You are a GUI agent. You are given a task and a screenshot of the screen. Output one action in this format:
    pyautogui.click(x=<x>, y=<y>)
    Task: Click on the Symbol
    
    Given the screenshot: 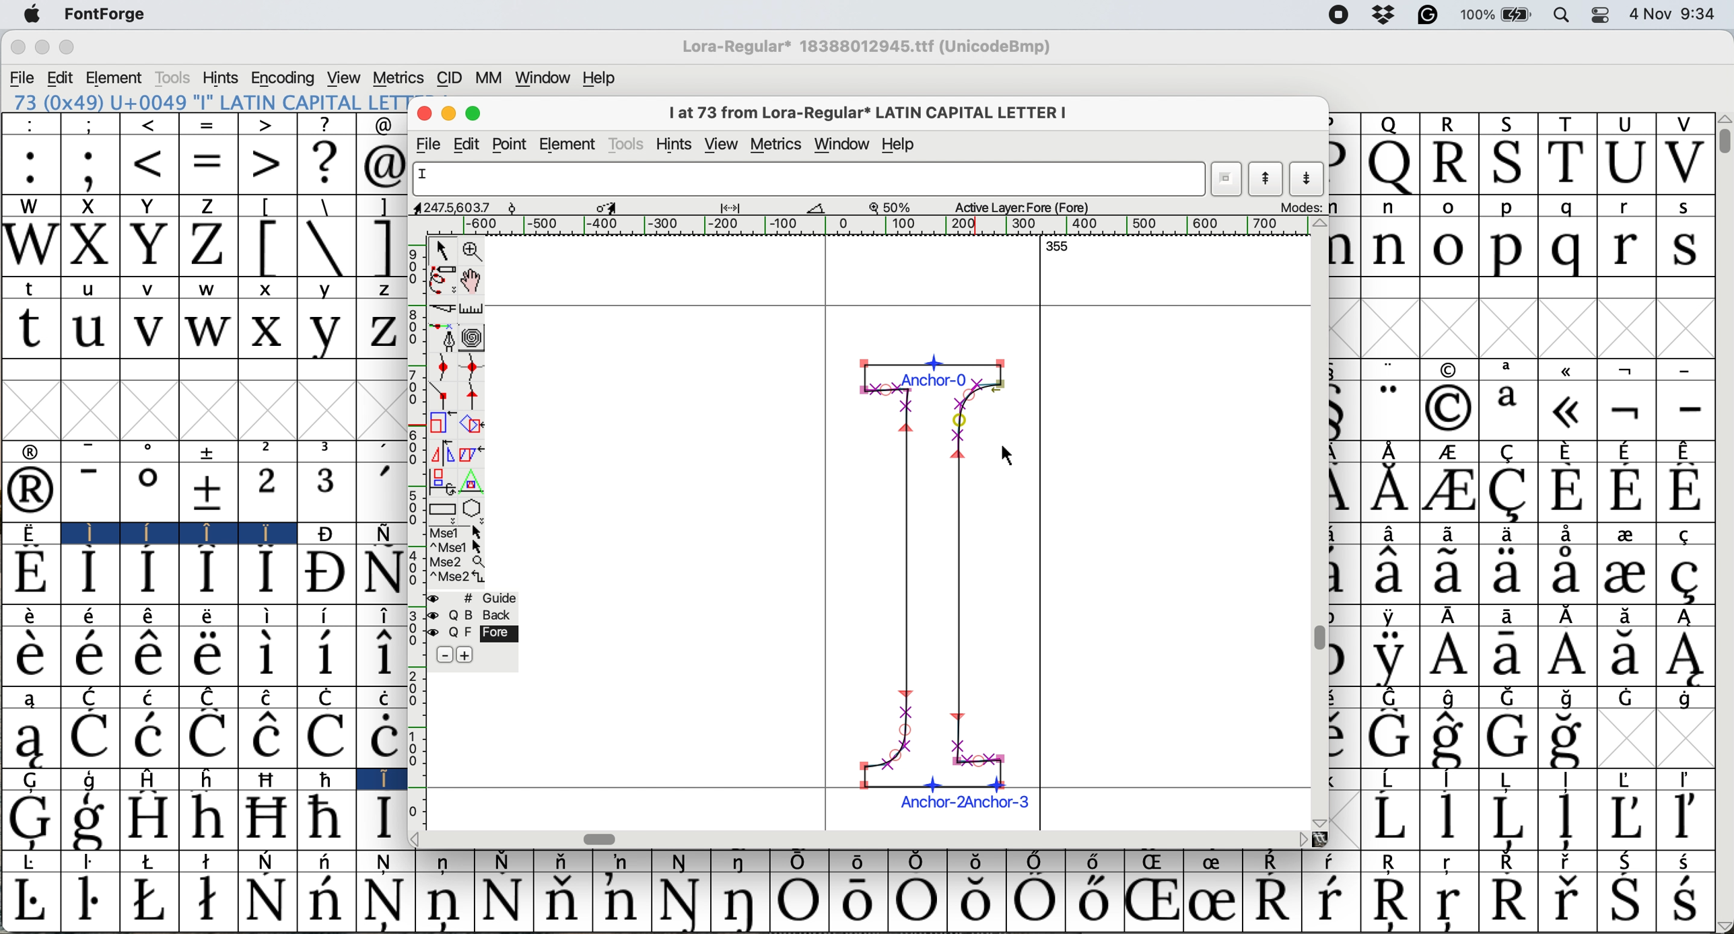 What is the action you would take?
    pyautogui.click(x=1570, y=780)
    